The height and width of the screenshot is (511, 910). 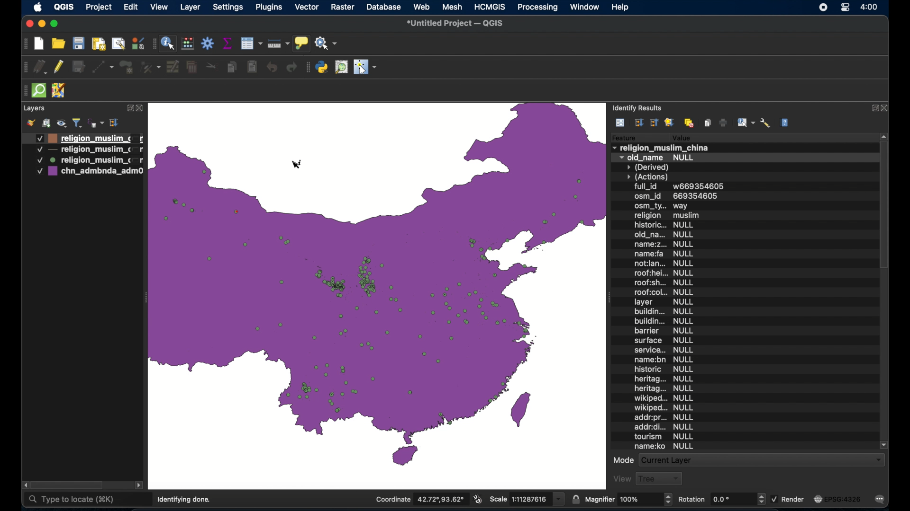 I want to click on historic, so click(x=663, y=369).